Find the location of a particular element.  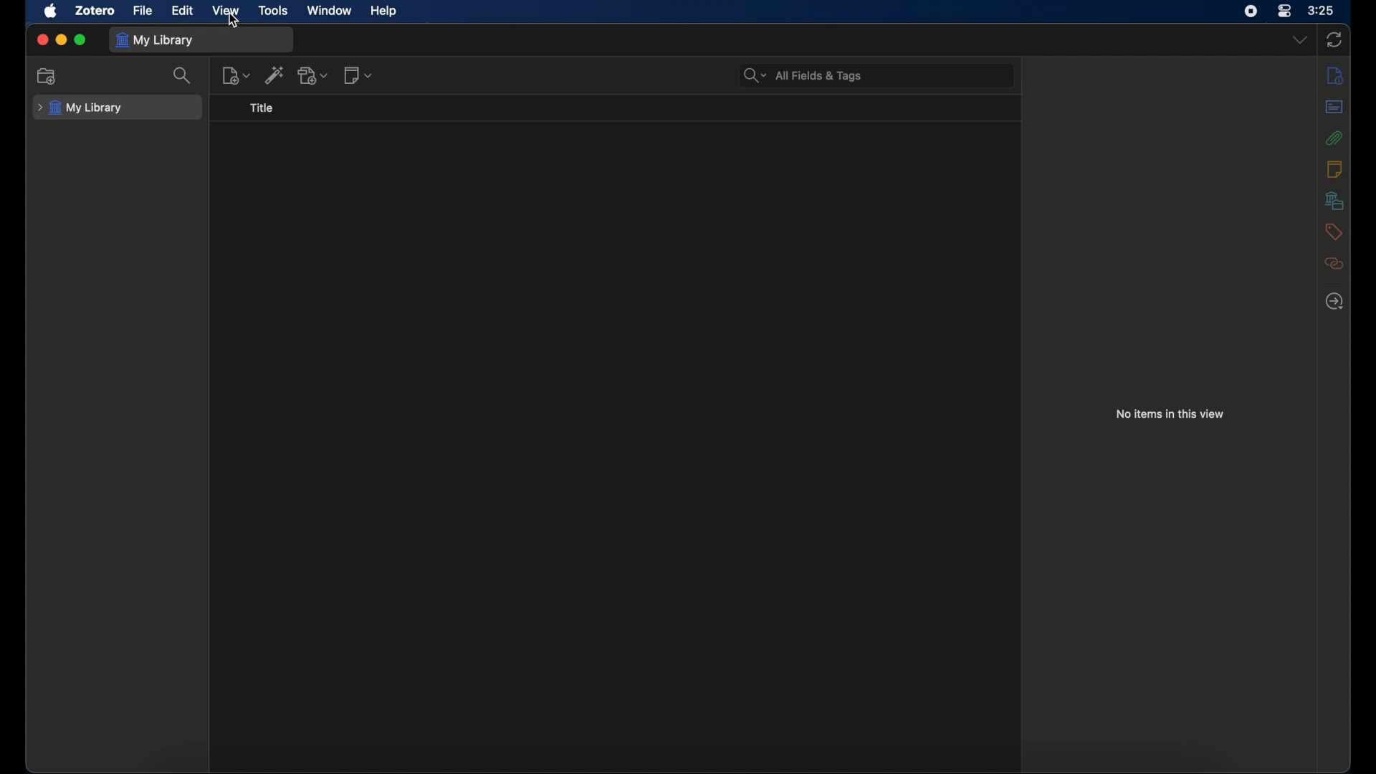

libraries is located at coordinates (1334, 200).